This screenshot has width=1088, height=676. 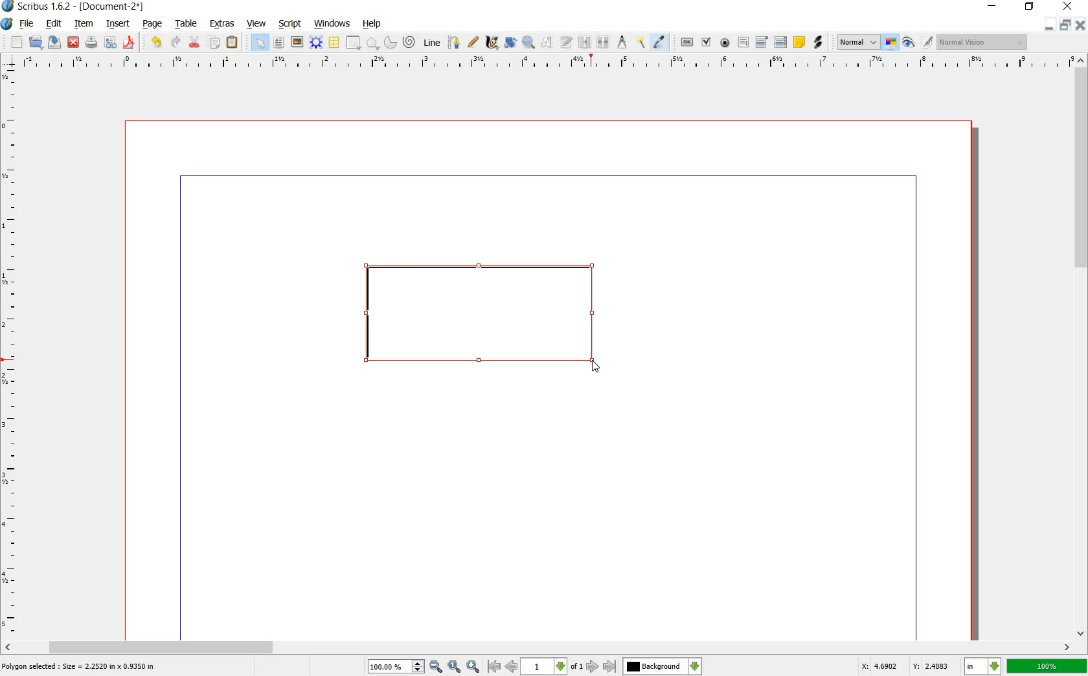 What do you see at coordinates (454, 666) in the screenshot?
I see `zoom to` at bounding box center [454, 666].